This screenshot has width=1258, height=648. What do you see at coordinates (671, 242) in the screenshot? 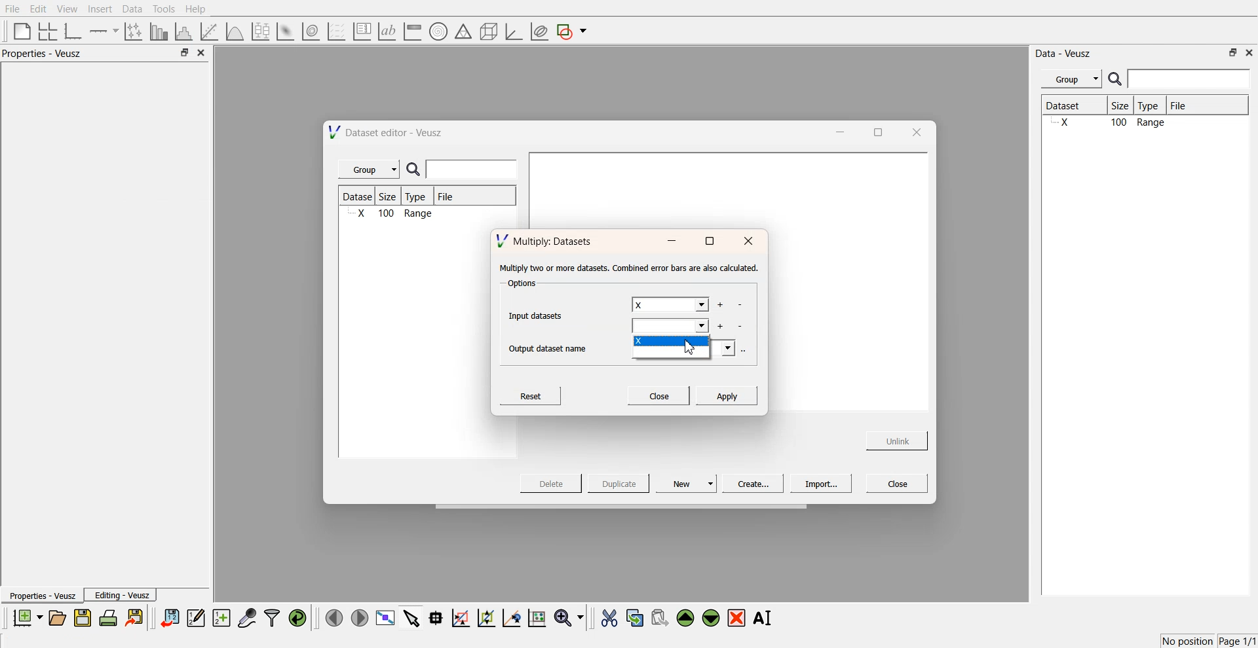
I see `minimise` at bounding box center [671, 242].